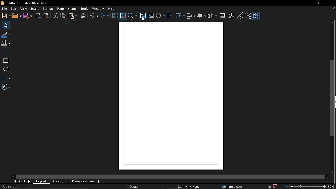  I want to click on Transformations, so click(180, 16).